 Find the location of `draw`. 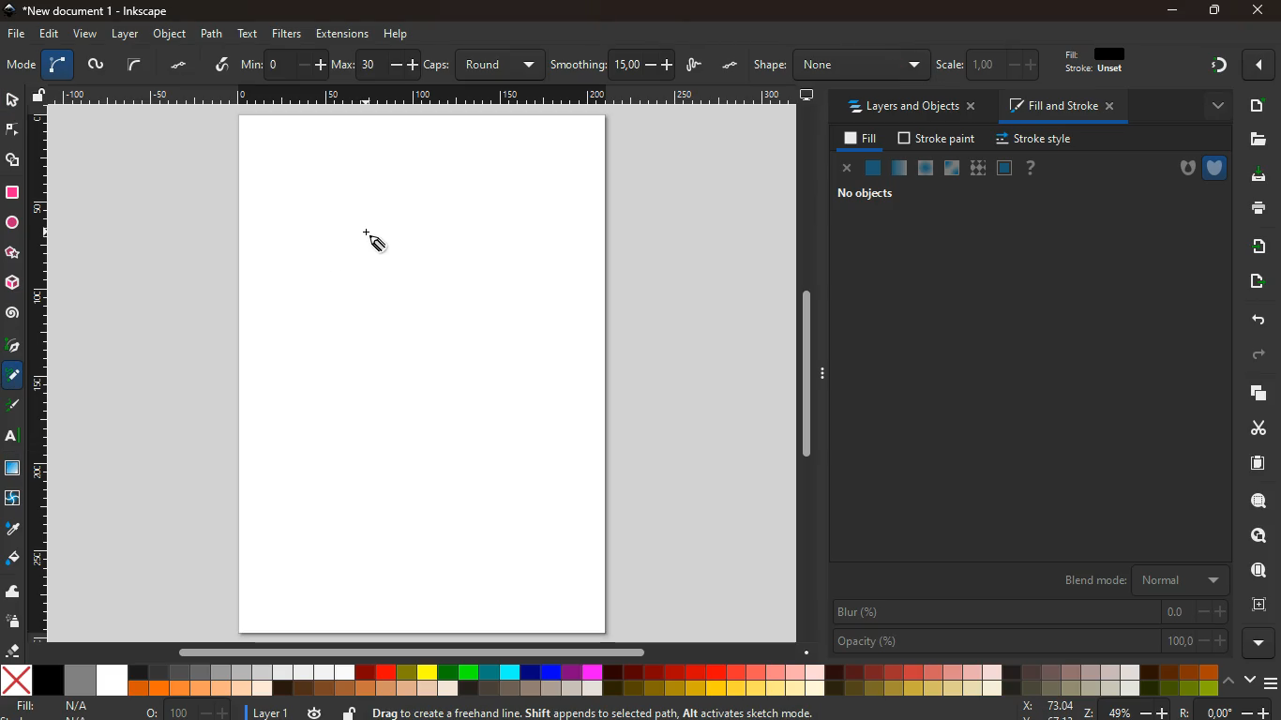

draw is located at coordinates (374, 240).